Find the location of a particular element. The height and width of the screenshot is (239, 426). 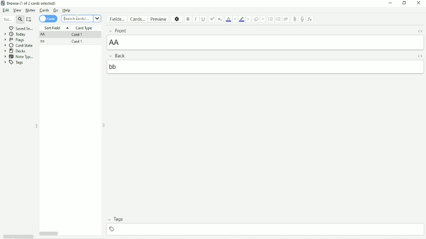

Card 1 is located at coordinates (76, 35).